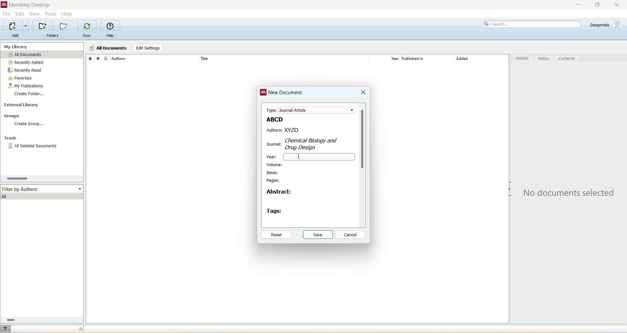 The height and width of the screenshot is (333, 627). I want to click on title, so click(283, 58).